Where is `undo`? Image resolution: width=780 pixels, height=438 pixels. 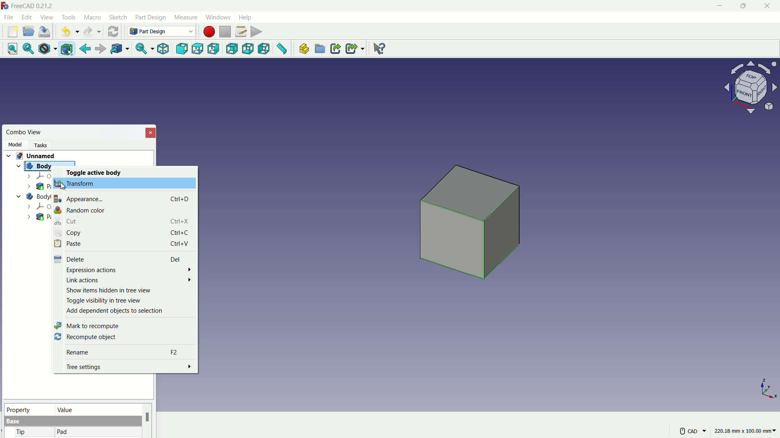
undo is located at coordinates (68, 32).